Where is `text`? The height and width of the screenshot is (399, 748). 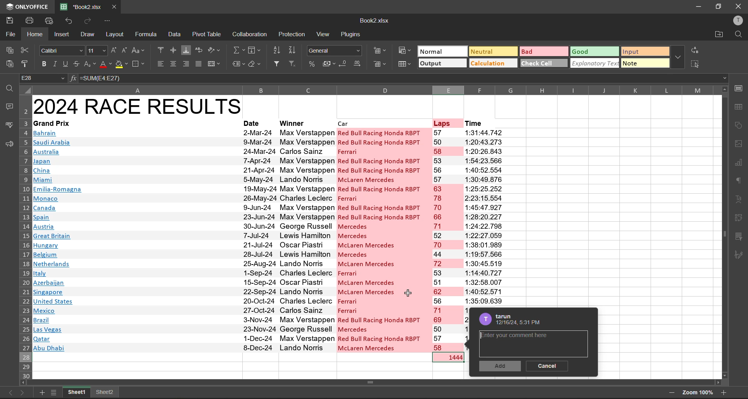
text is located at coordinates (738, 198).